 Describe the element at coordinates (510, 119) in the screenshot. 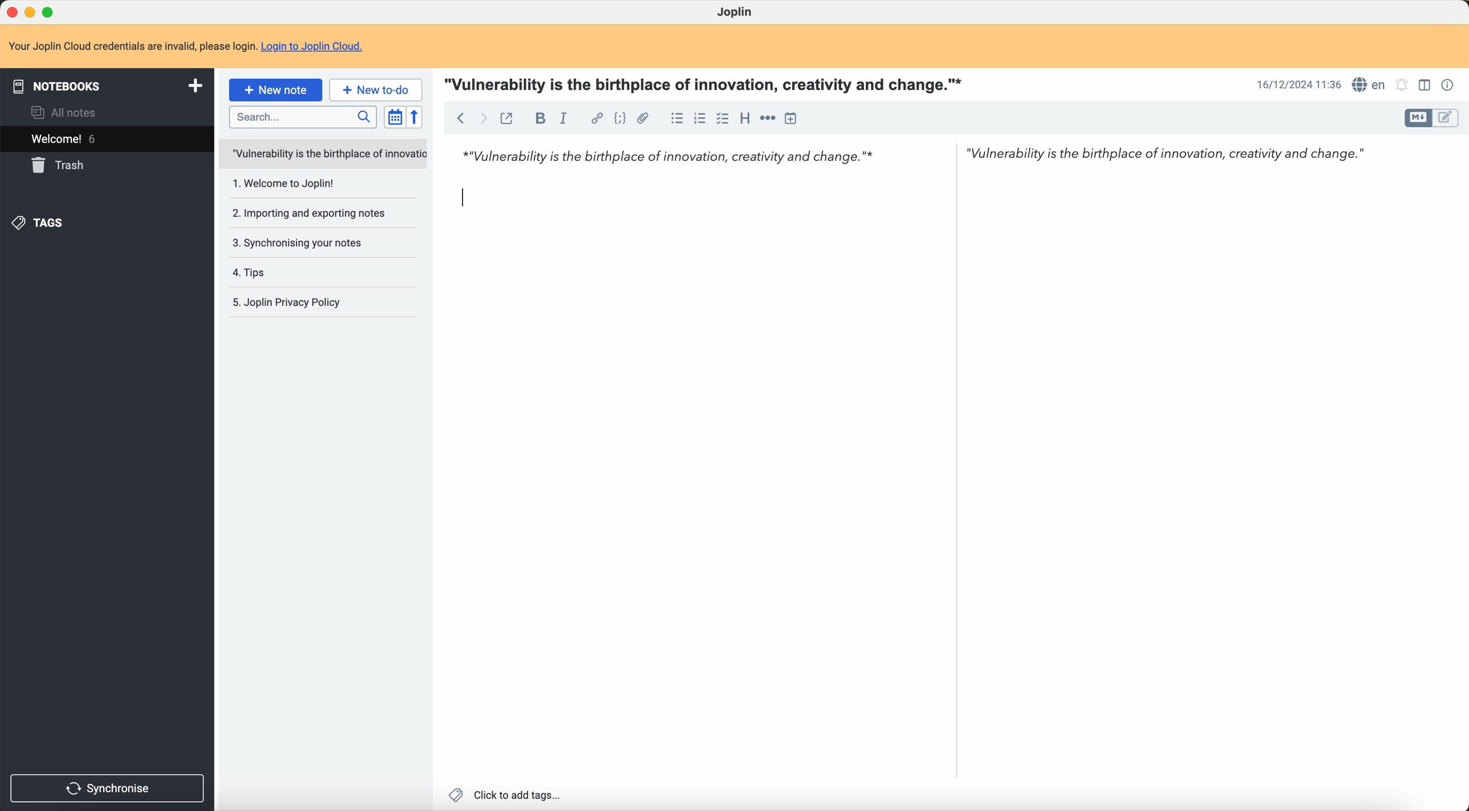

I see `toggle external editing` at that location.